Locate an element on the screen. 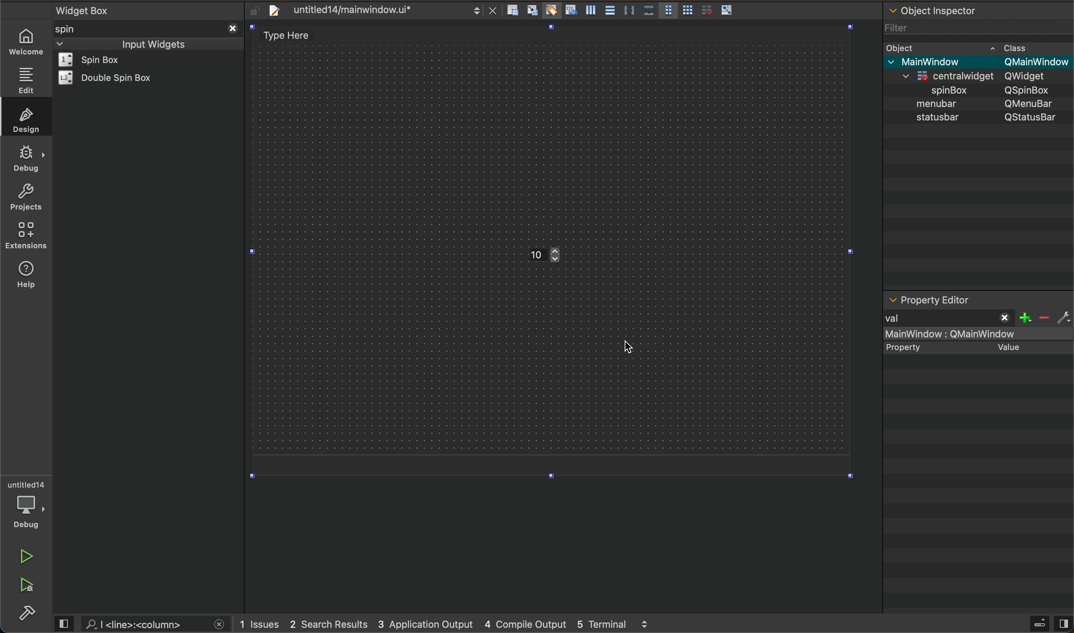 The image size is (1074, 633). widget is located at coordinates (101, 60).